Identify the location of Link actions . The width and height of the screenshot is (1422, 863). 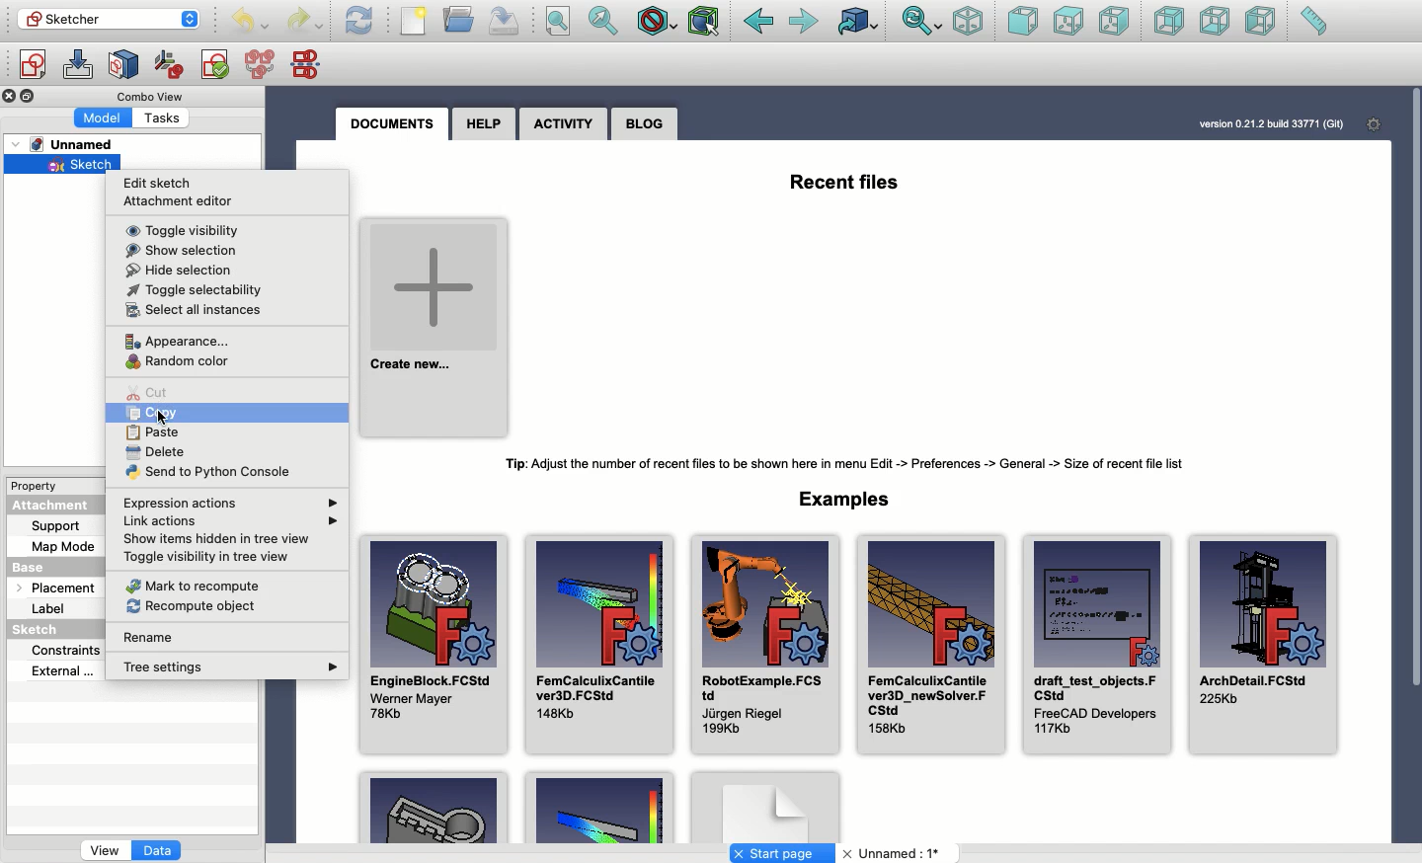
(233, 521).